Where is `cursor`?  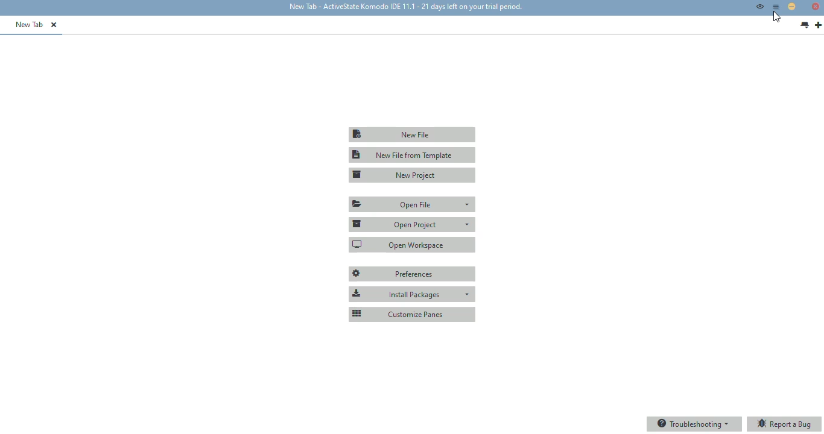 cursor is located at coordinates (776, 17).